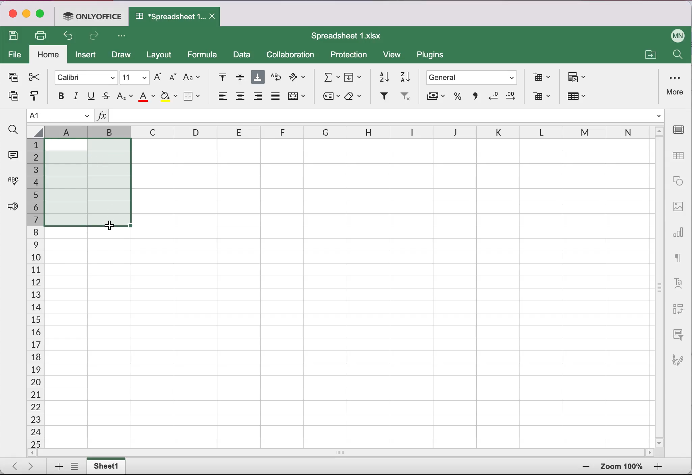 The width and height of the screenshot is (692, 475). Describe the element at coordinates (329, 97) in the screenshot. I see `named ranges` at that location.